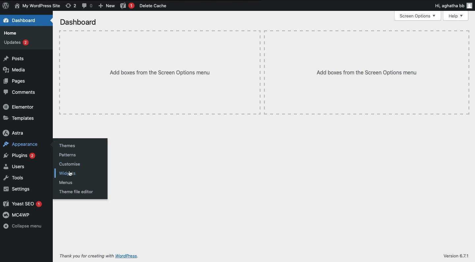 Image resolution: width=475 pixels, height=262 pixels. I want to click on Templates, so click(18, 118).